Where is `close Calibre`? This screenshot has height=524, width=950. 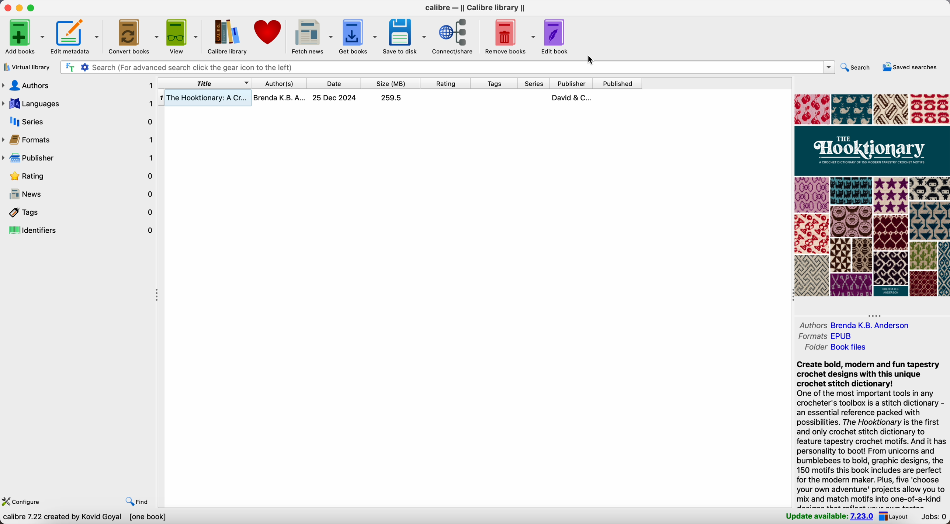
close Calibre is located at coordinates (7, 7).